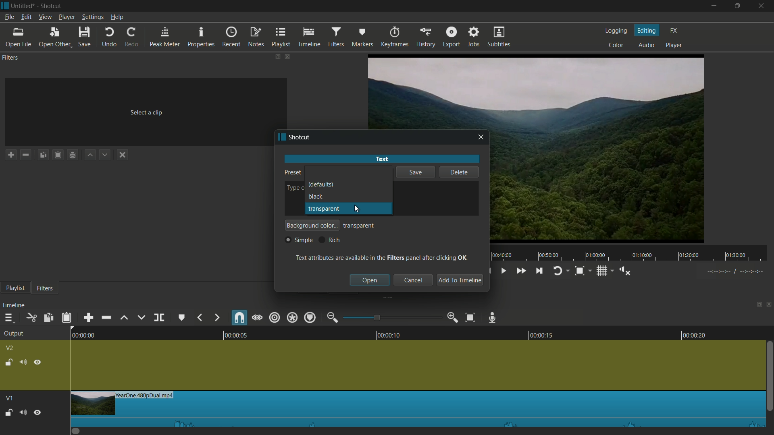 This screenshot has height=435, width=774. What do you see at coordinates (87, 317) in the screenshot?
I see `append` at bounding box center [87, 317].